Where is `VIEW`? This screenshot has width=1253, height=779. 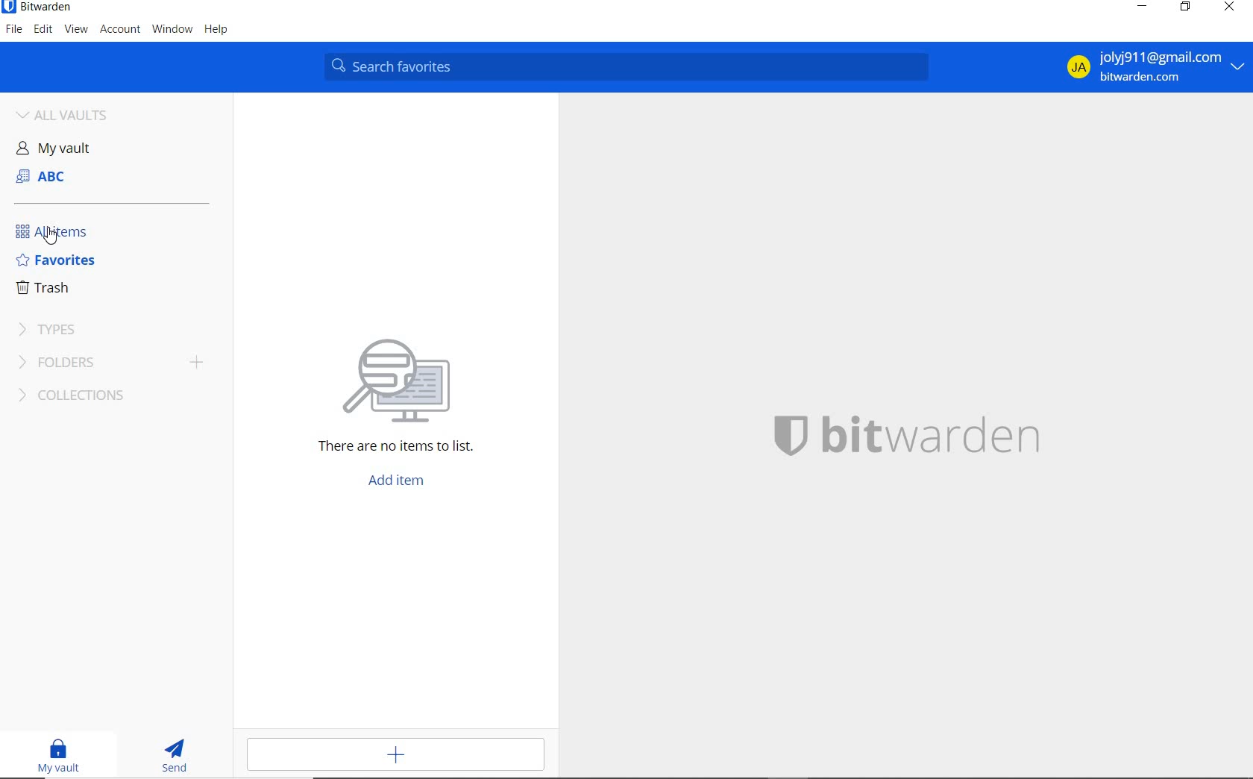
VIEW is located at coordinates (77, 30).